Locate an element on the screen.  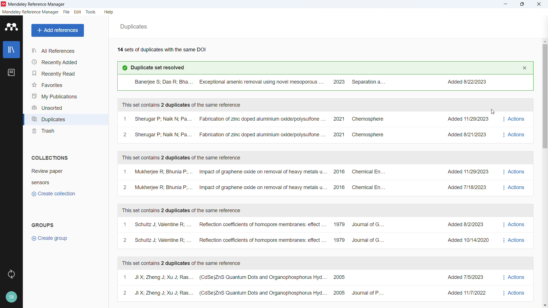
Notebook  is located at coordinates (11, 72).